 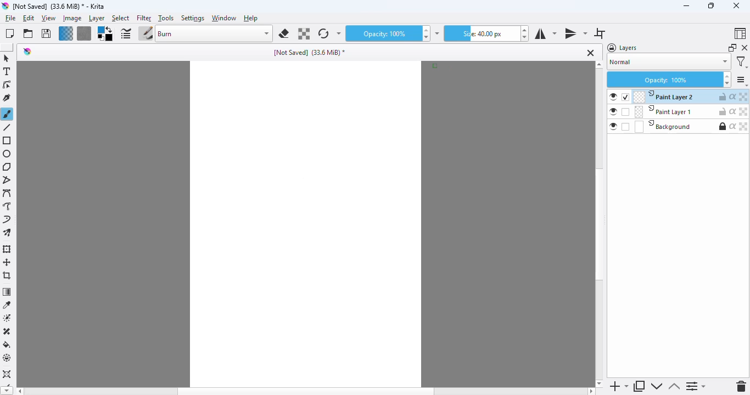 What do you see at coordinates (722, 111) in the screenshot?
I see `unlocked` at bounding box center [722, 111].